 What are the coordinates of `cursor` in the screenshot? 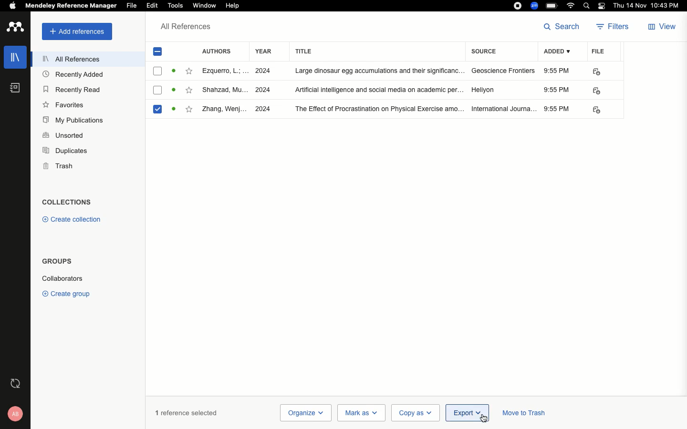 It's located at (476, 417).